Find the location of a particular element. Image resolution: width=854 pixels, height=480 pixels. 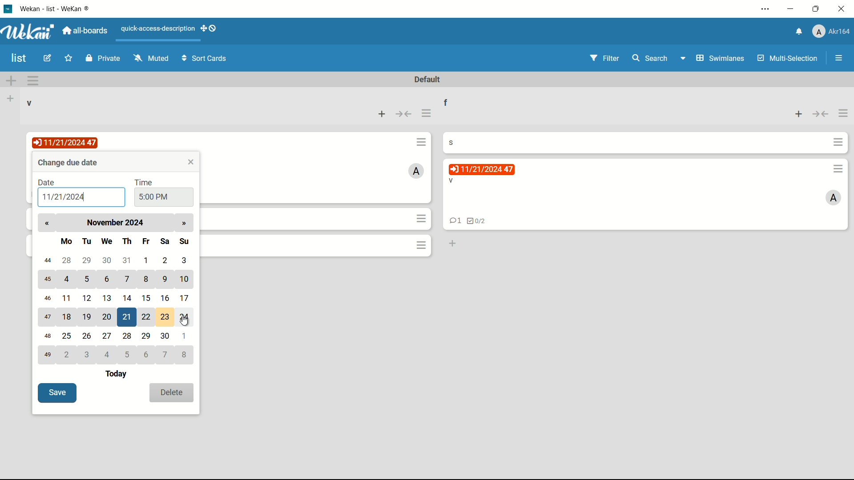

7 is located at coordinates (128, 280).